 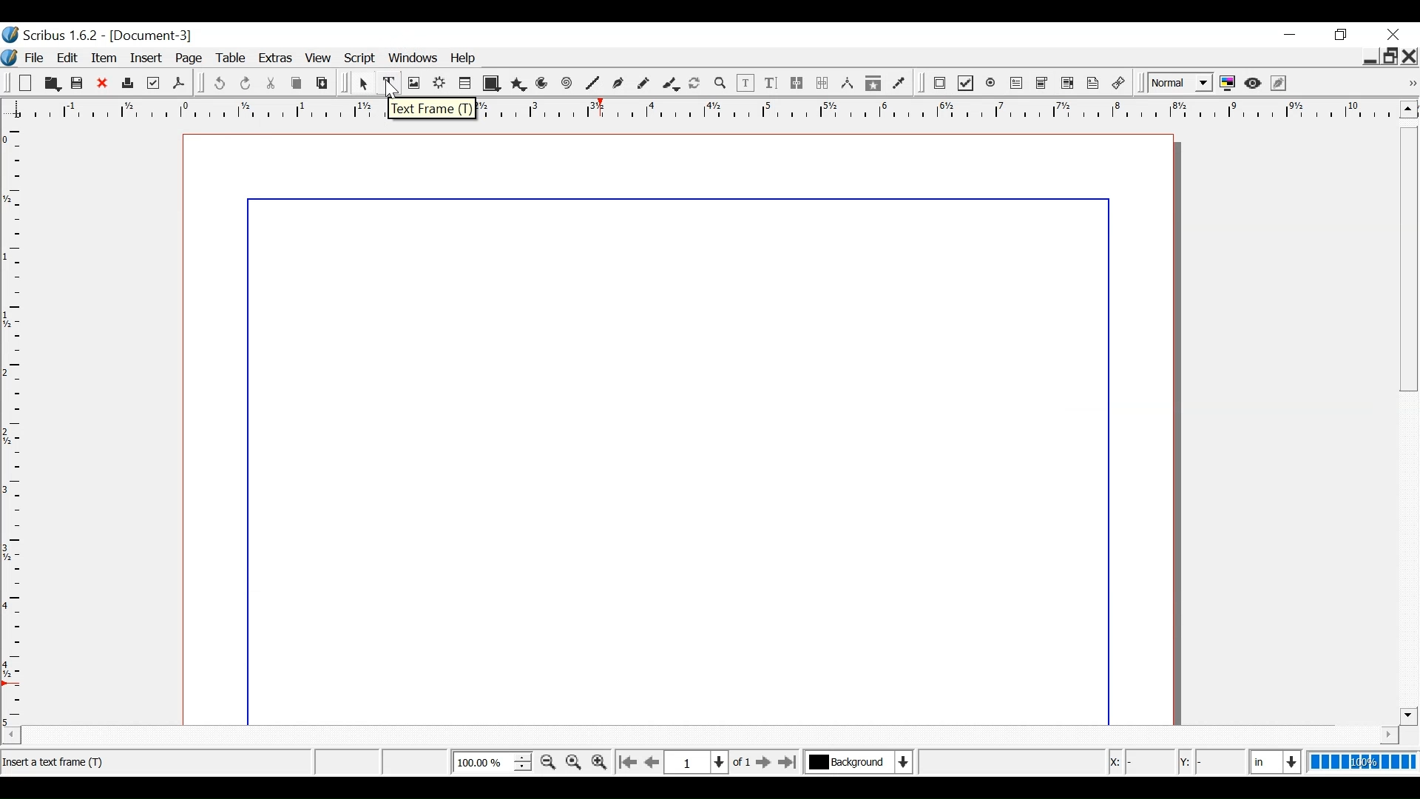 What do you see at coordinates (1119, 84) in the screenshot?
I see `link Annotation` at bounding box center [1119, 84].